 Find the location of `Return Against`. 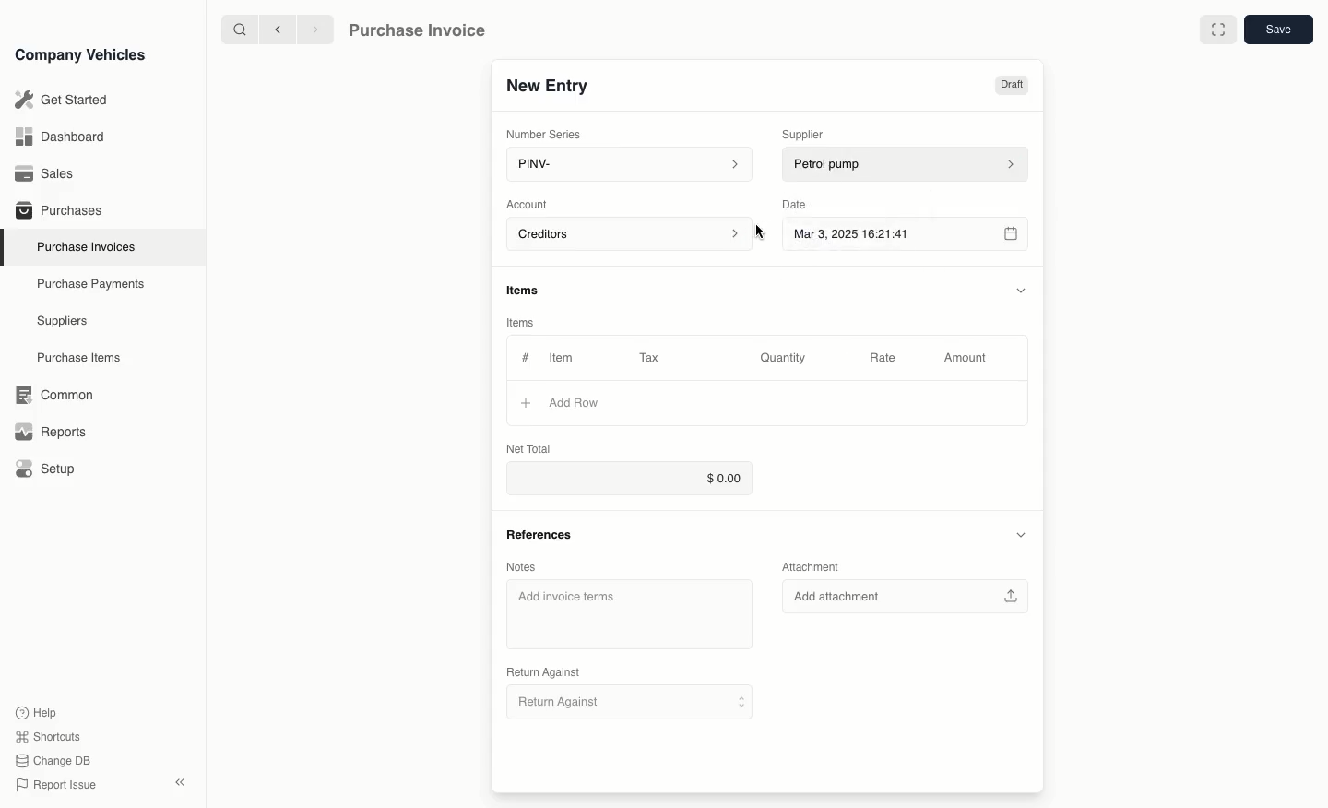

Return Against is located at coordinates (629, 702).